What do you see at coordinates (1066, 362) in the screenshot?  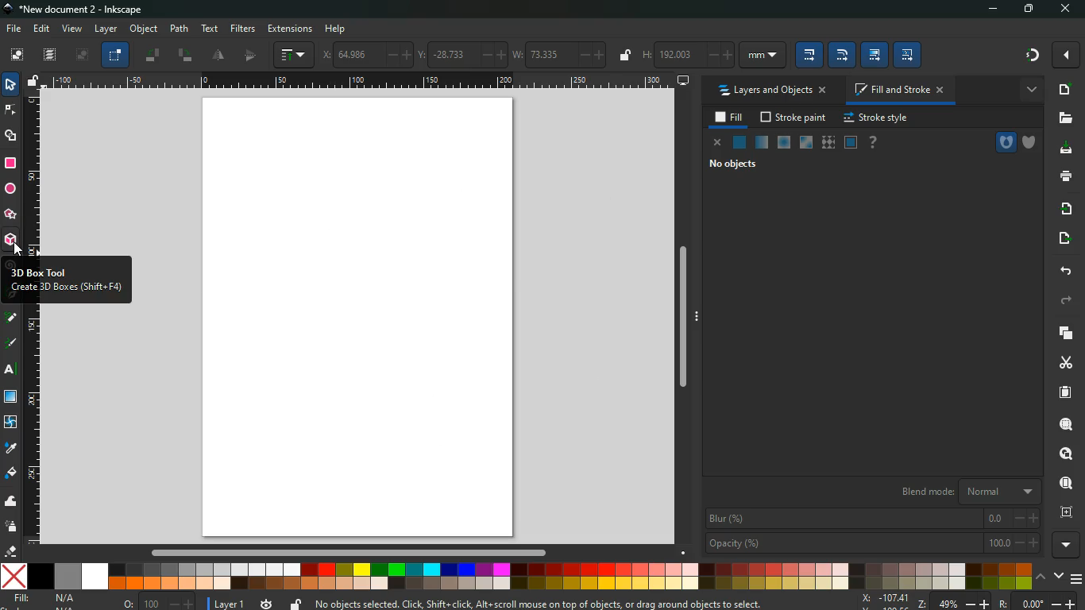 I see `cut` at bounding box center [1066, 362].